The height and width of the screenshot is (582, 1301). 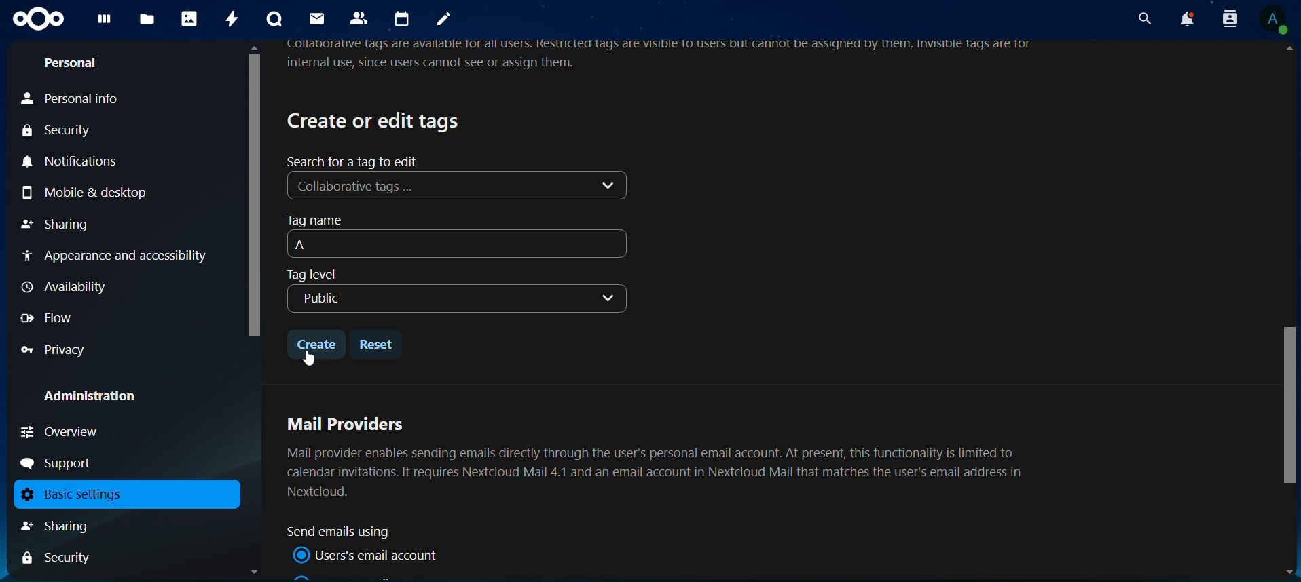 I want to click on talk, so click(x=273, y=19).